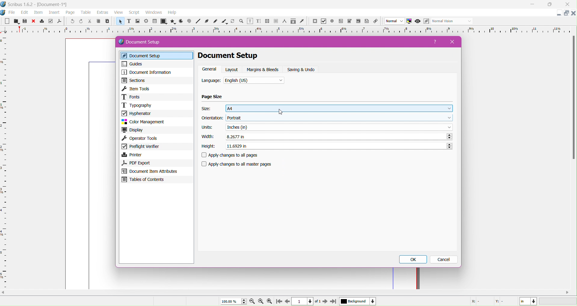 This screenshot has height=306, width=577. Describe the element at coordinates (377, 21) in the screenshot. I see `link annotations` at that location.